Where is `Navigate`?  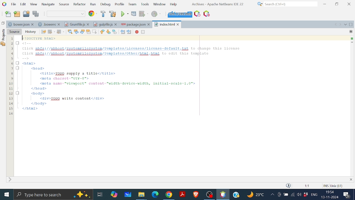 Navigate is located at coordinates (48, 5).